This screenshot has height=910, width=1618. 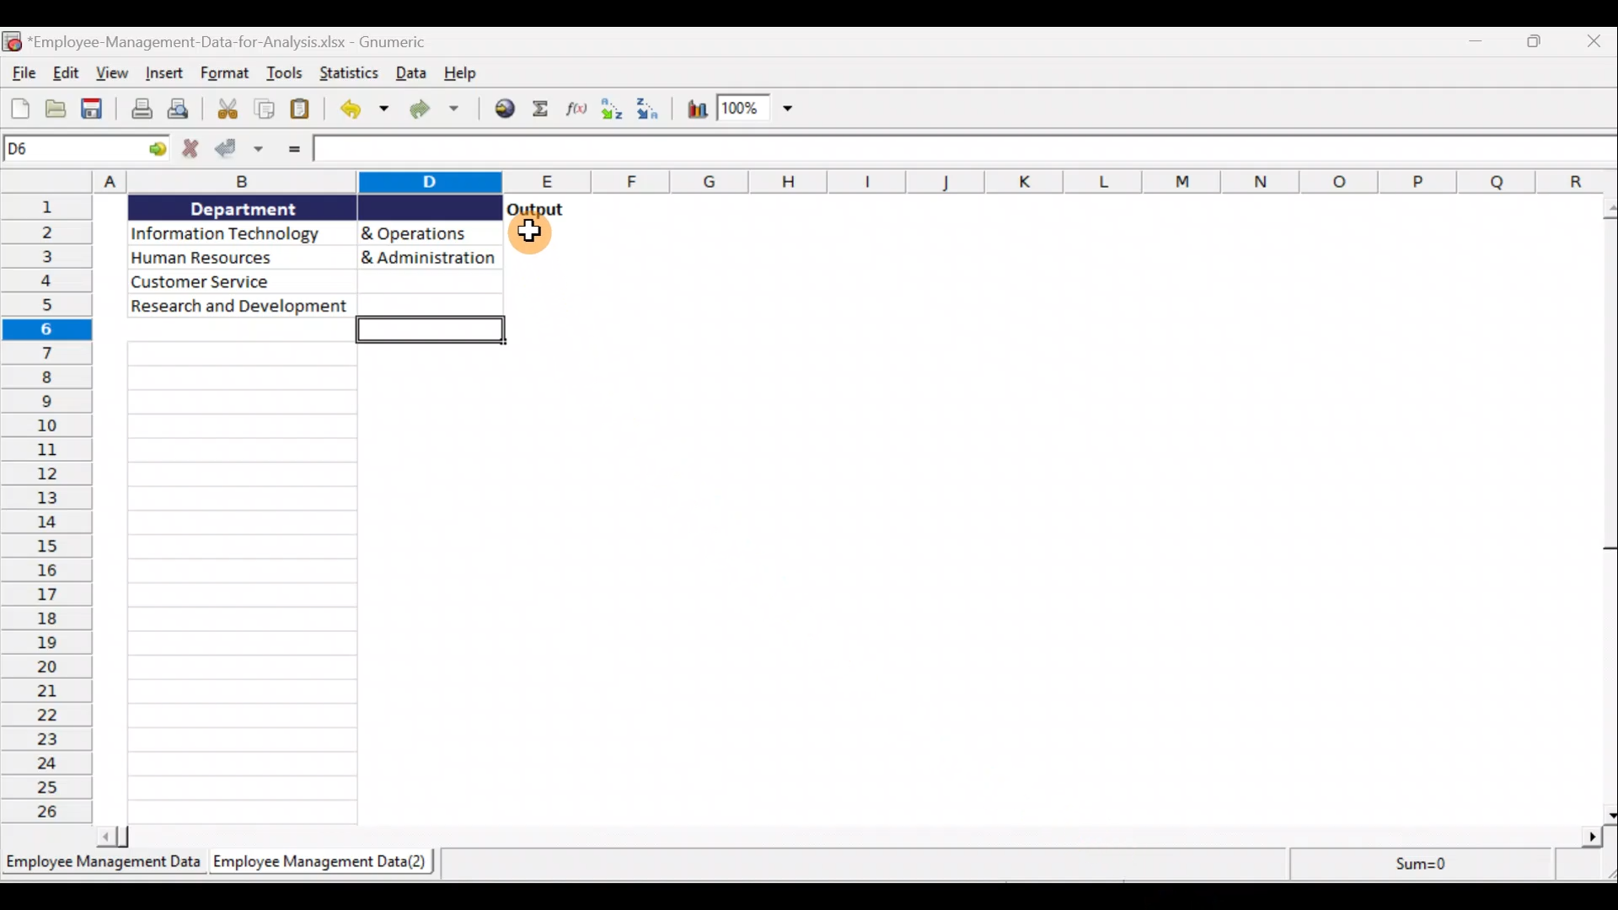 What do you see at coordinates (654, 107) in the screenshot?
I see `Sort Descending` at bounding box center [654, 107].